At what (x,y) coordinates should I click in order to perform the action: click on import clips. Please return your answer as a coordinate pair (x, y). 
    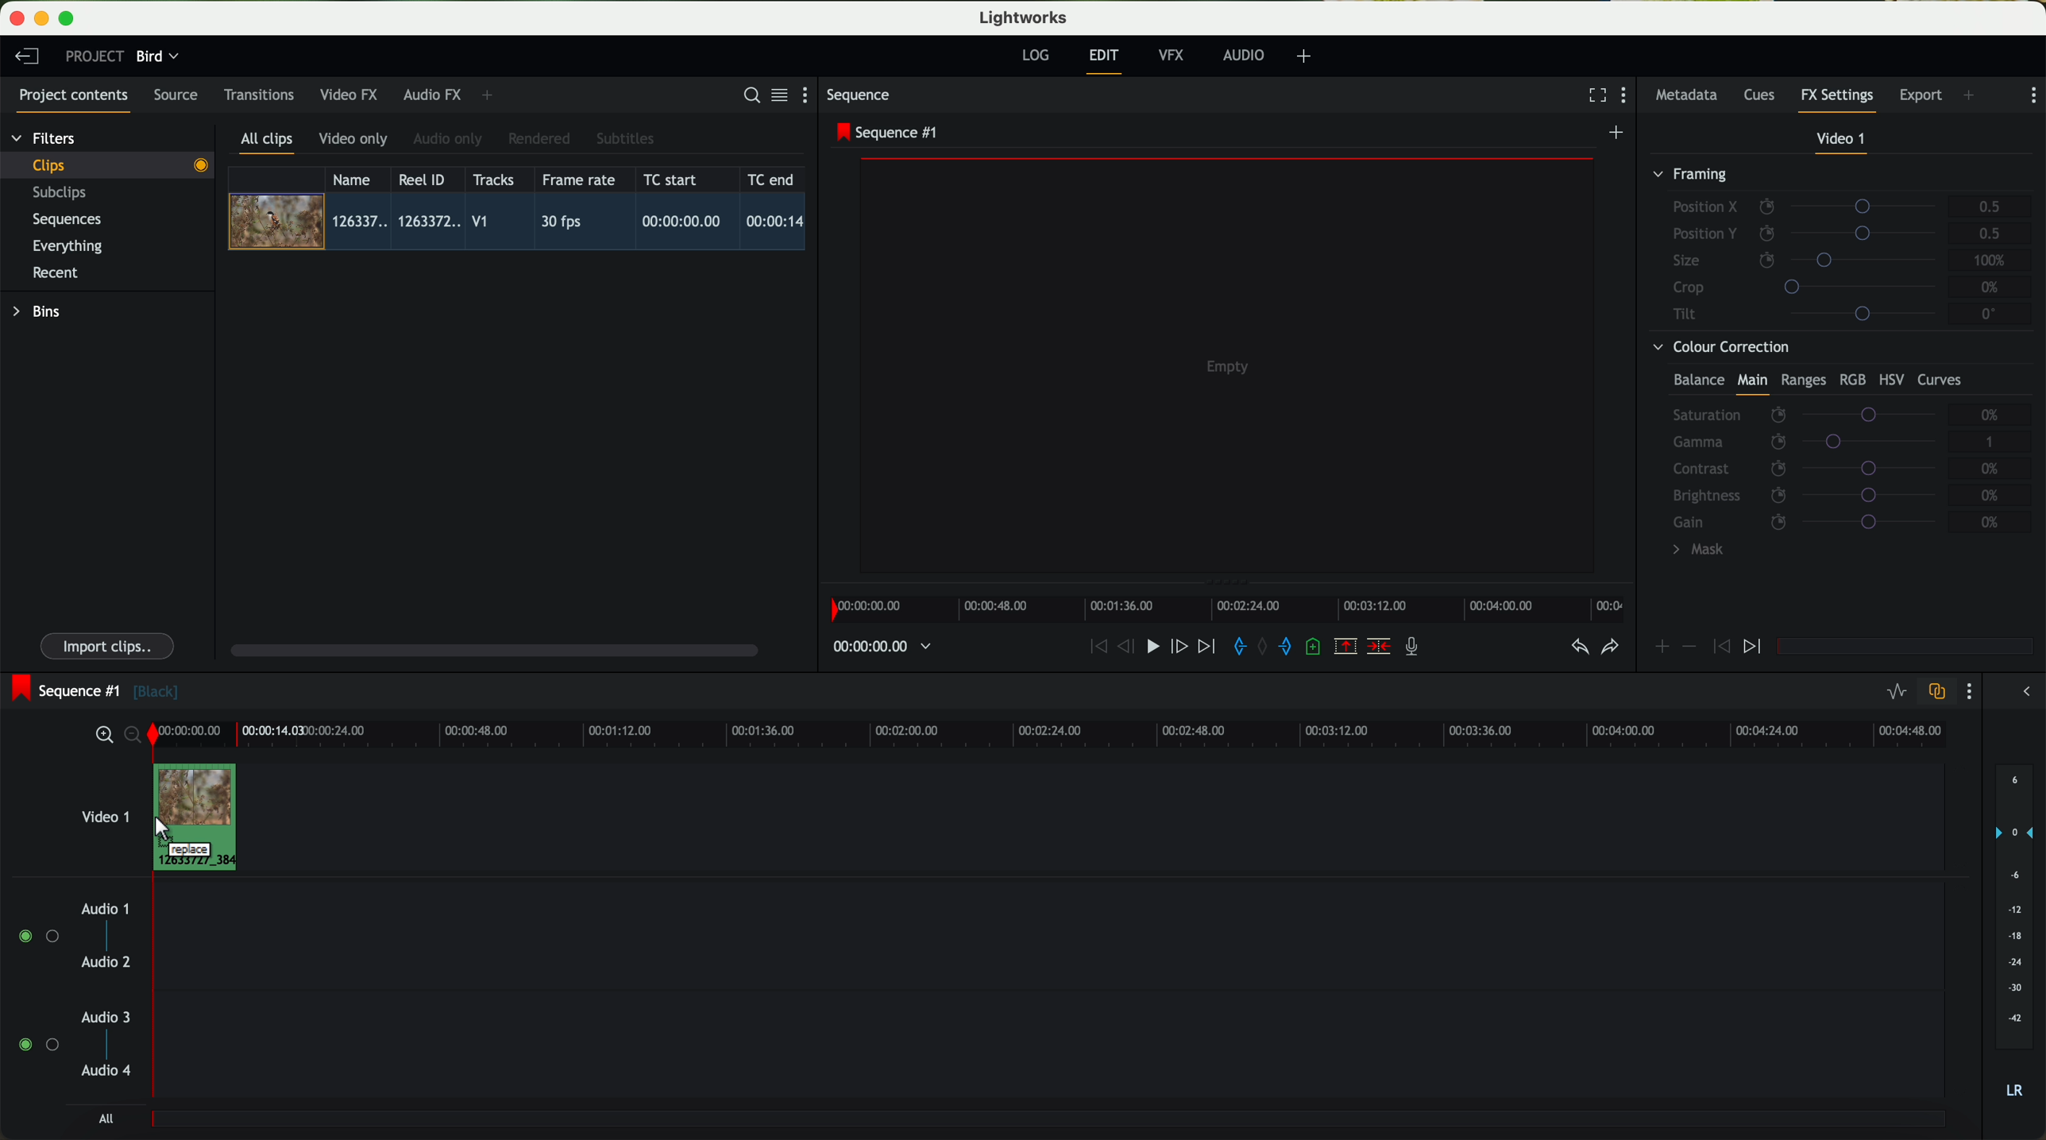
    Looking at the image, I should click on (110, 645).